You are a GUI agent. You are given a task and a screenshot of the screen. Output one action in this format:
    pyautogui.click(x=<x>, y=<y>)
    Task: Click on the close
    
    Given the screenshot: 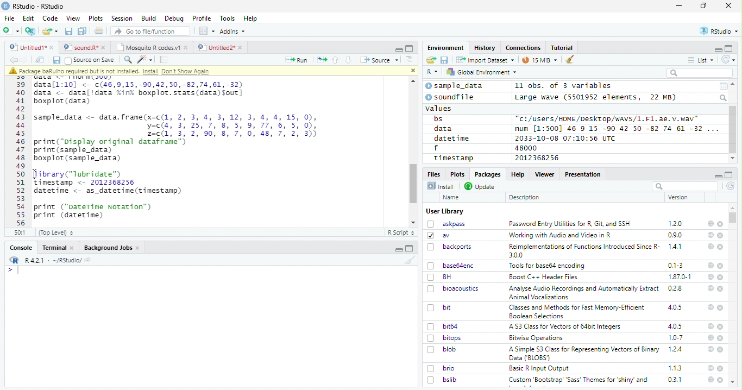 What is the action you would take?
    pyautogui.click(x=721, y=236)
    